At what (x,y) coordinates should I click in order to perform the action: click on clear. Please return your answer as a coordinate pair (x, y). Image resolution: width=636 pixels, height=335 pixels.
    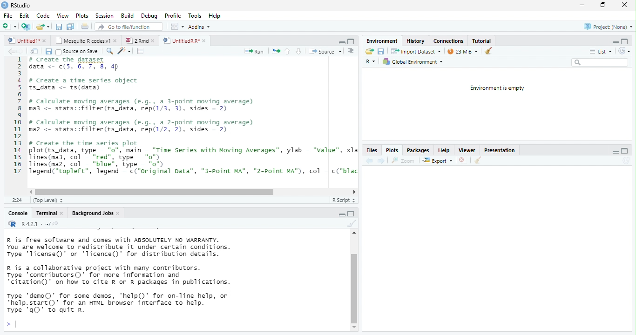
    Looking at the image, I should click on (477, 161).